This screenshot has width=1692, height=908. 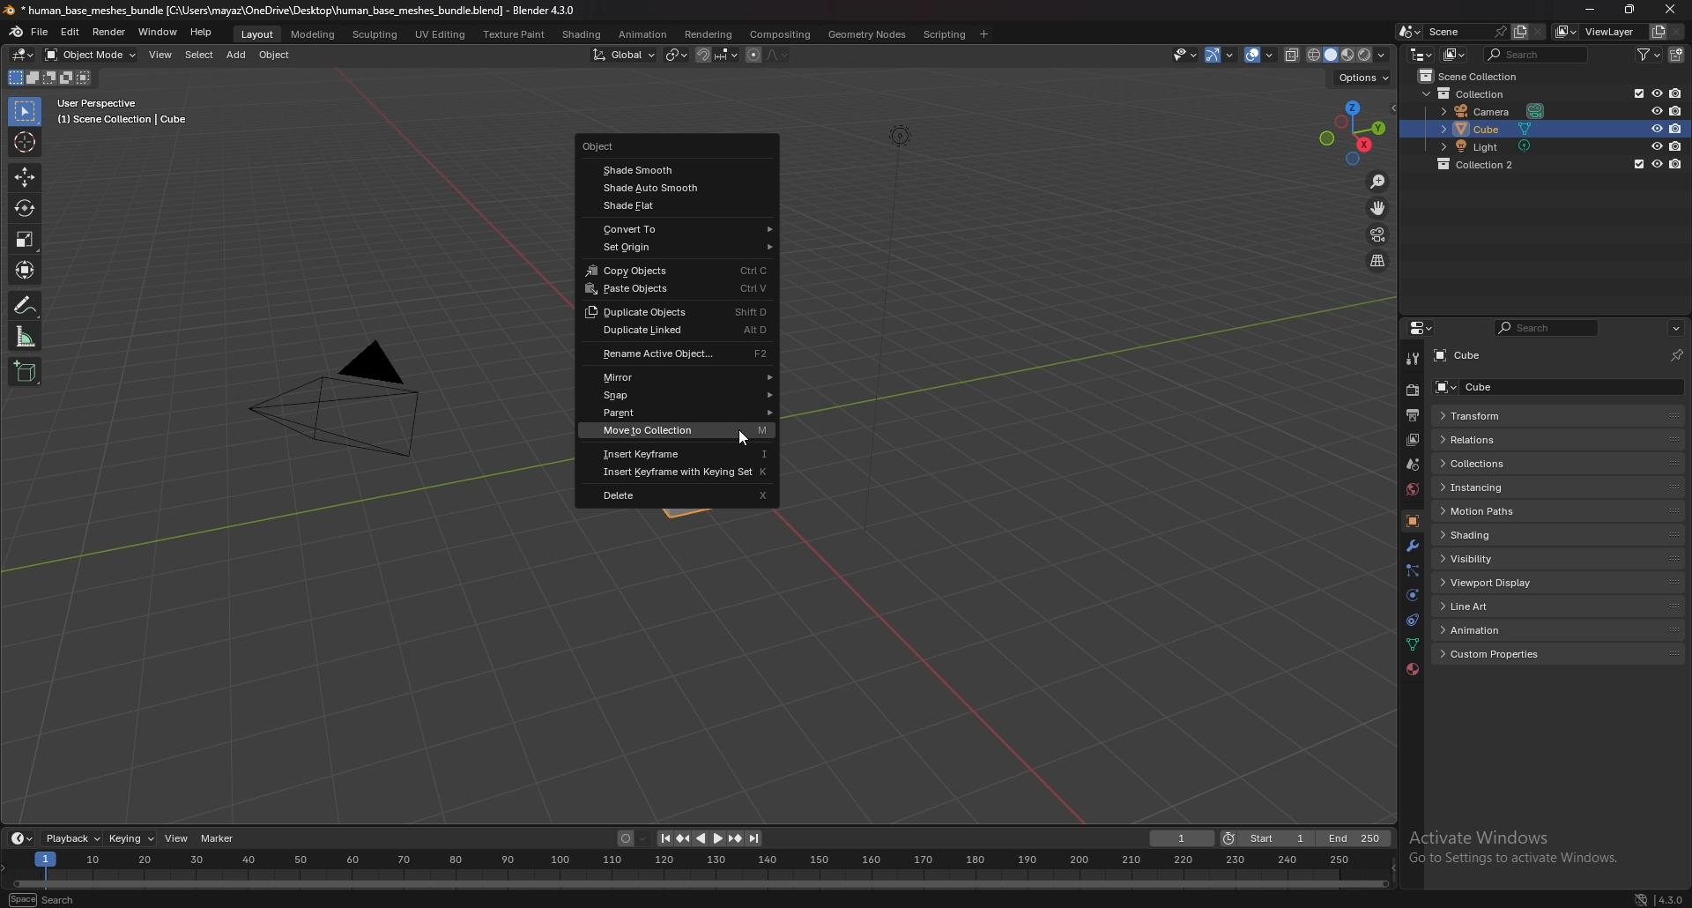 What do you see at coordinates (1410, 32) in the screenshot?
I see `browse scene` at bounding box center [1410, 32].